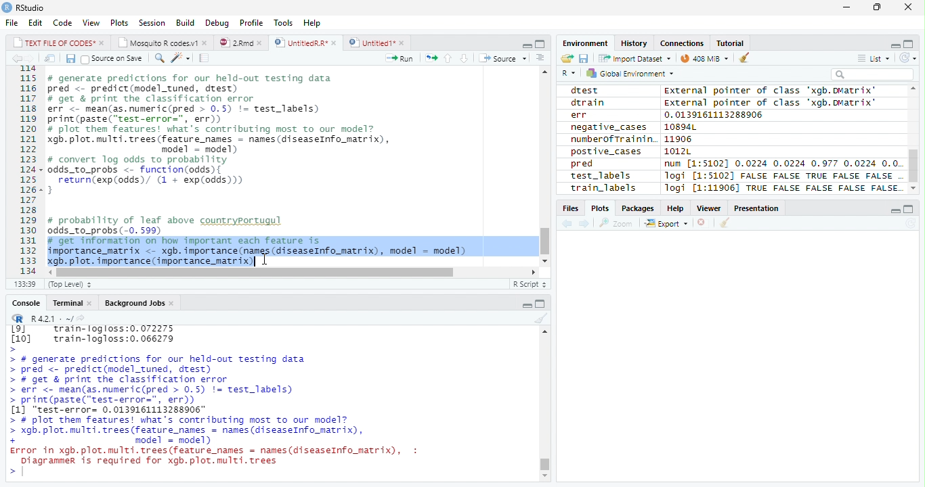  I want to click on Session, so click(152, 22).